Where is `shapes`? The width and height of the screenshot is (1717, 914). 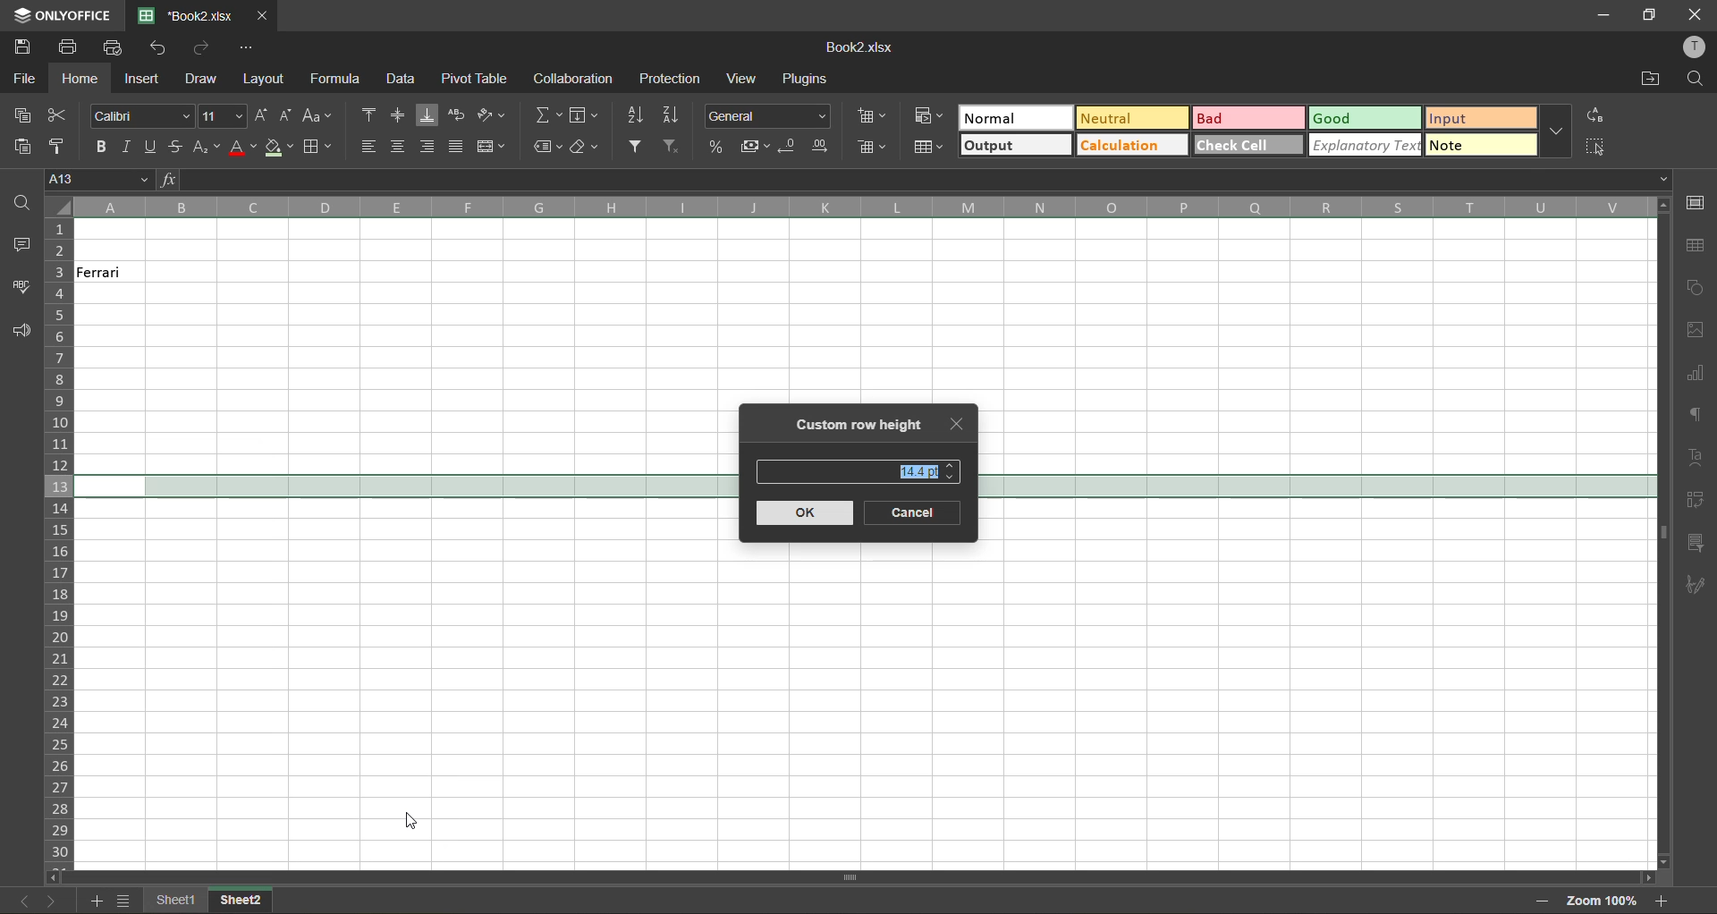 shapes is located at coordinates (1696, 288).